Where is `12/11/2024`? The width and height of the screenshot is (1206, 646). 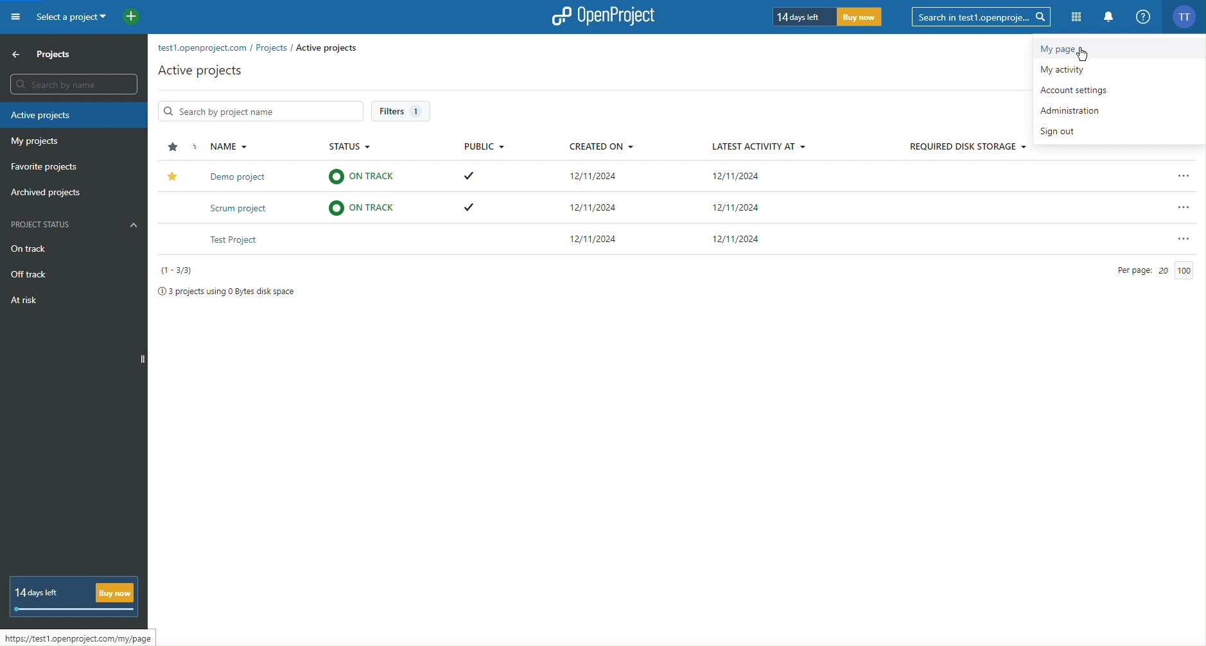
12/11/2024 is located at coordinates (595, 177).